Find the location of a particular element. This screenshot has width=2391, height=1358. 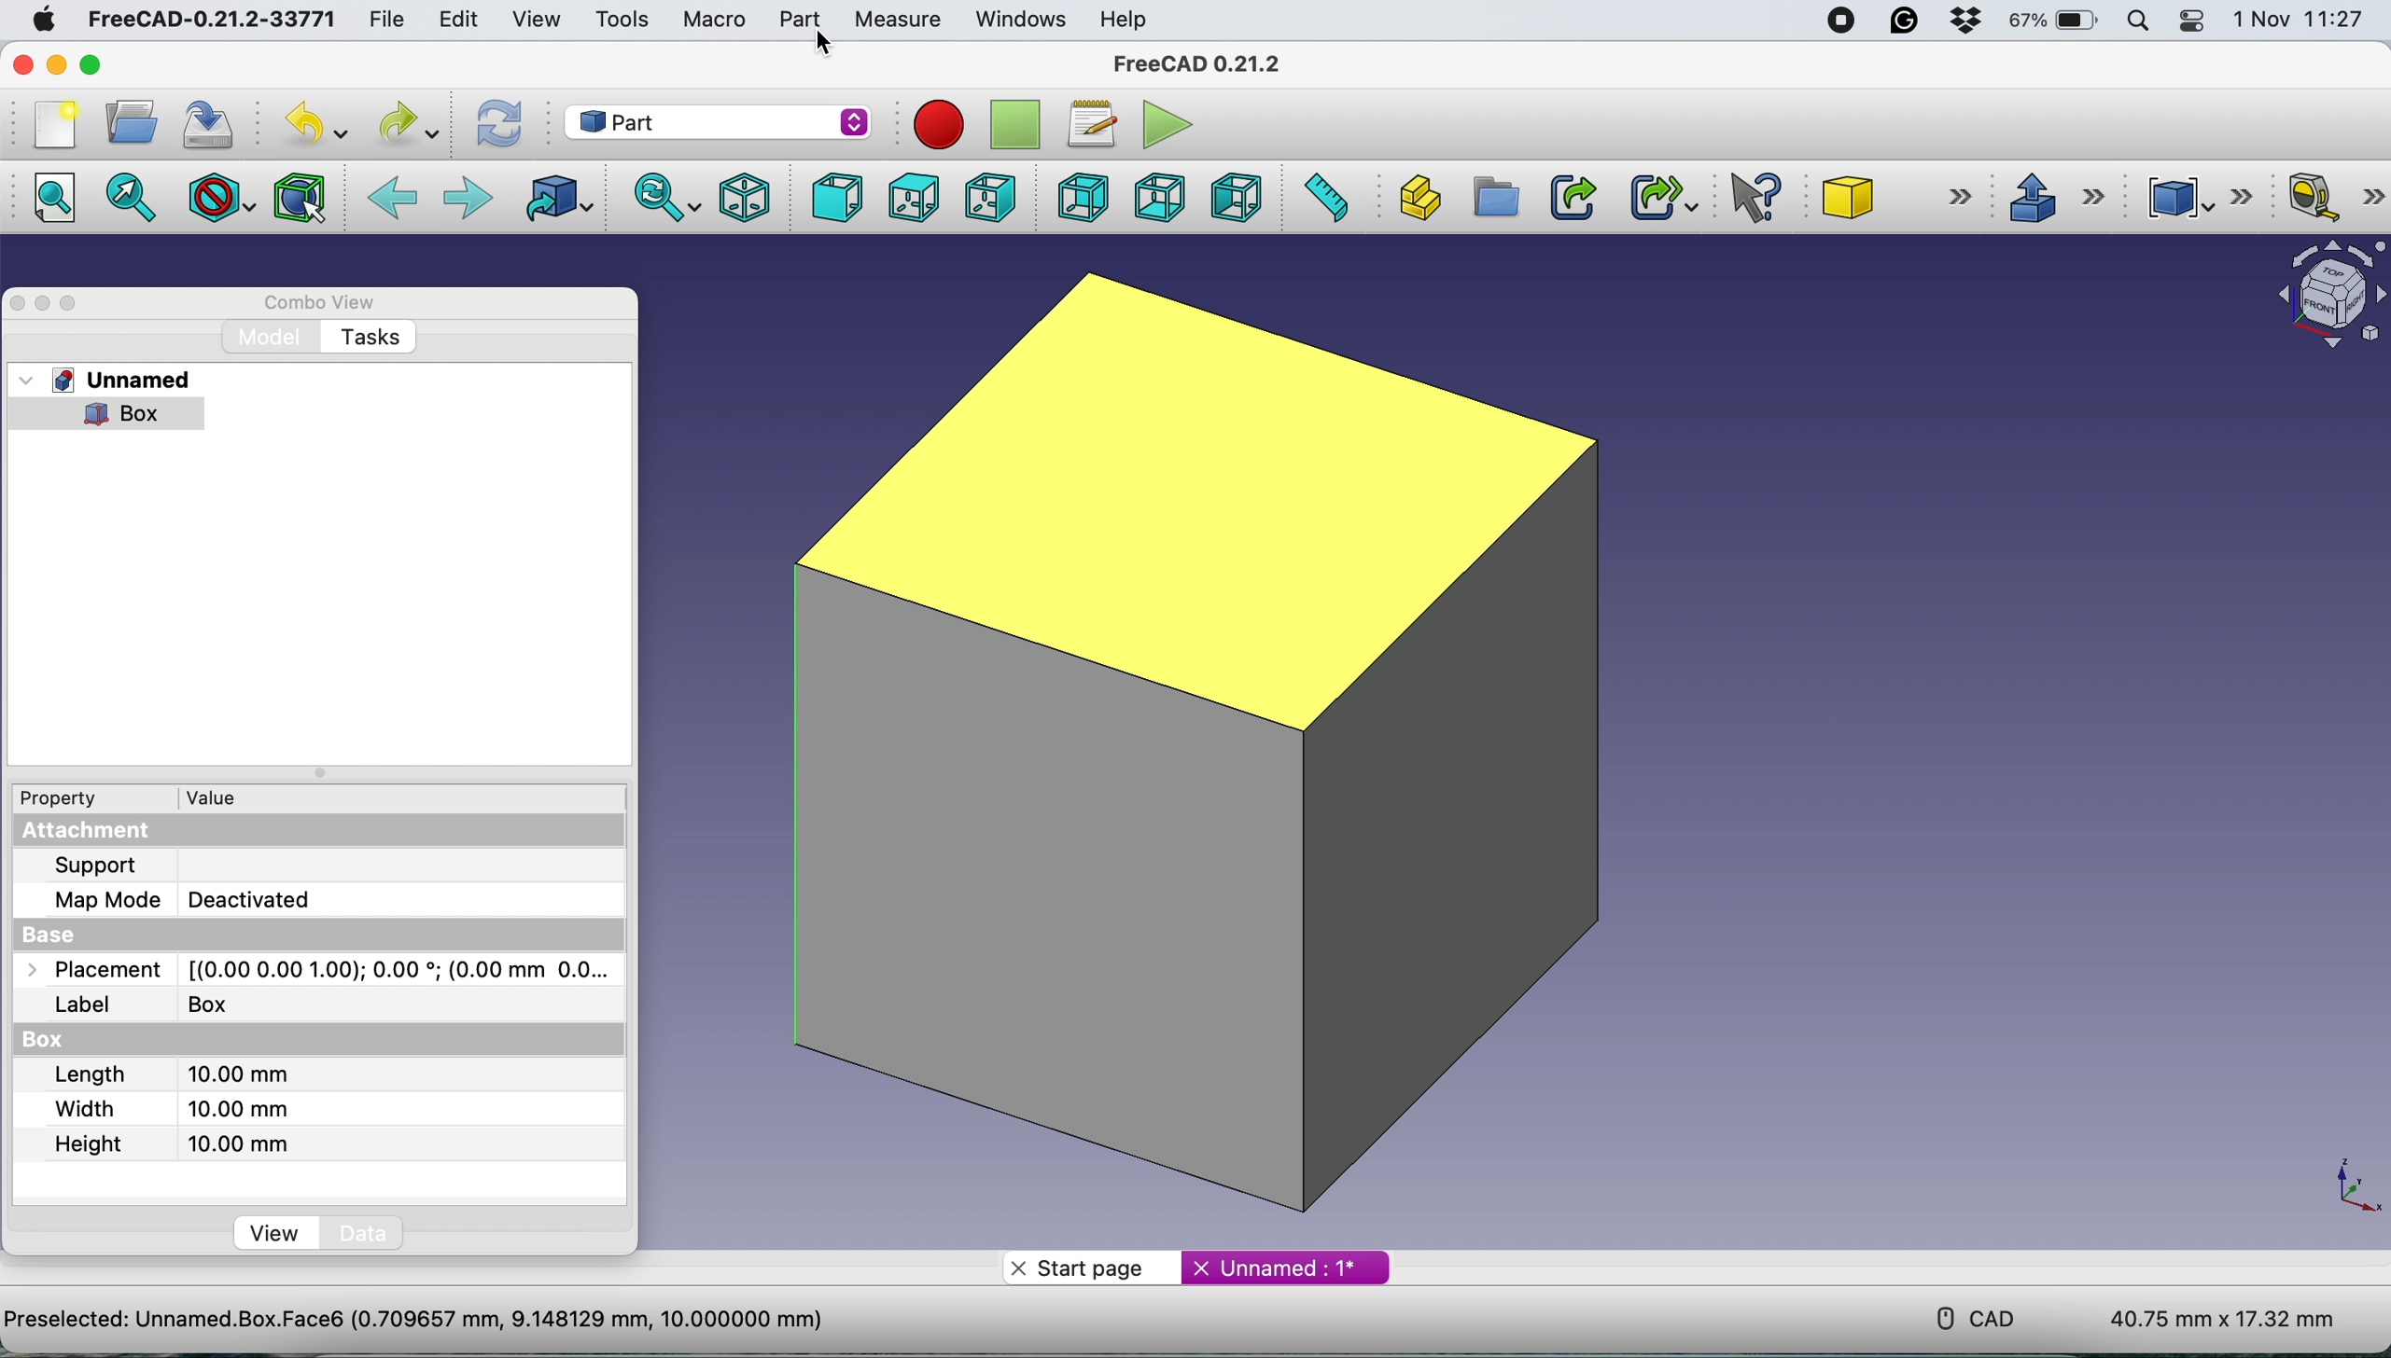

help is located at coordinates (1127, 19).